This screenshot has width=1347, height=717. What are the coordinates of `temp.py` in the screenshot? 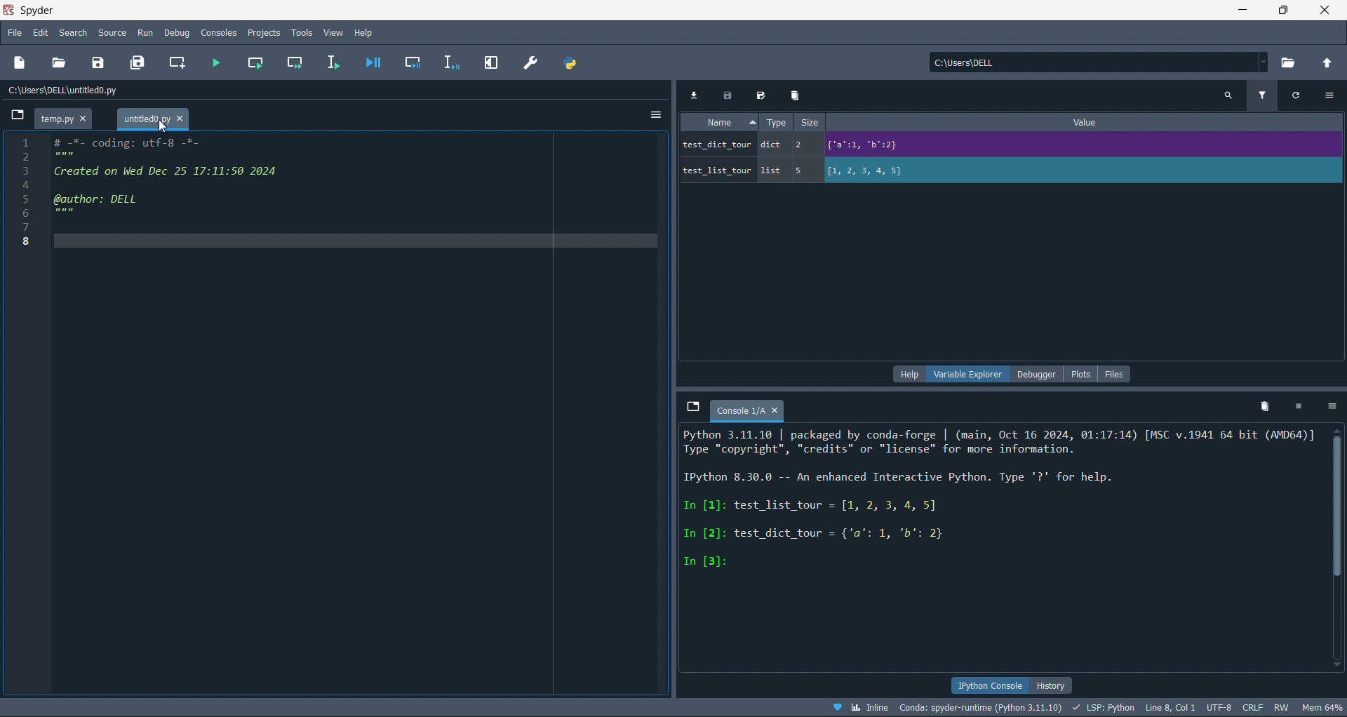 It's located at (153, 120).